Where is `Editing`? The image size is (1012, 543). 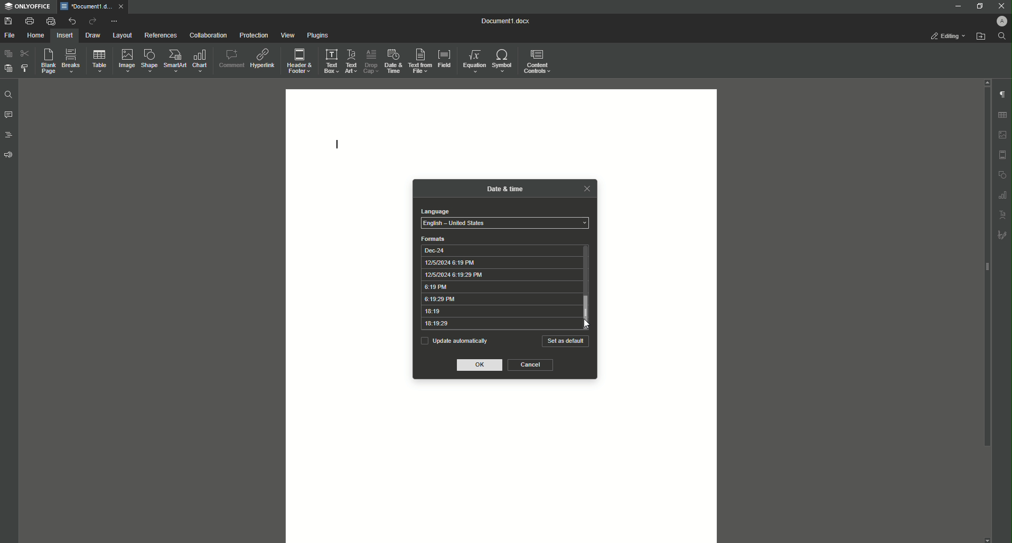
Editing is located at coordinates (948, 36).